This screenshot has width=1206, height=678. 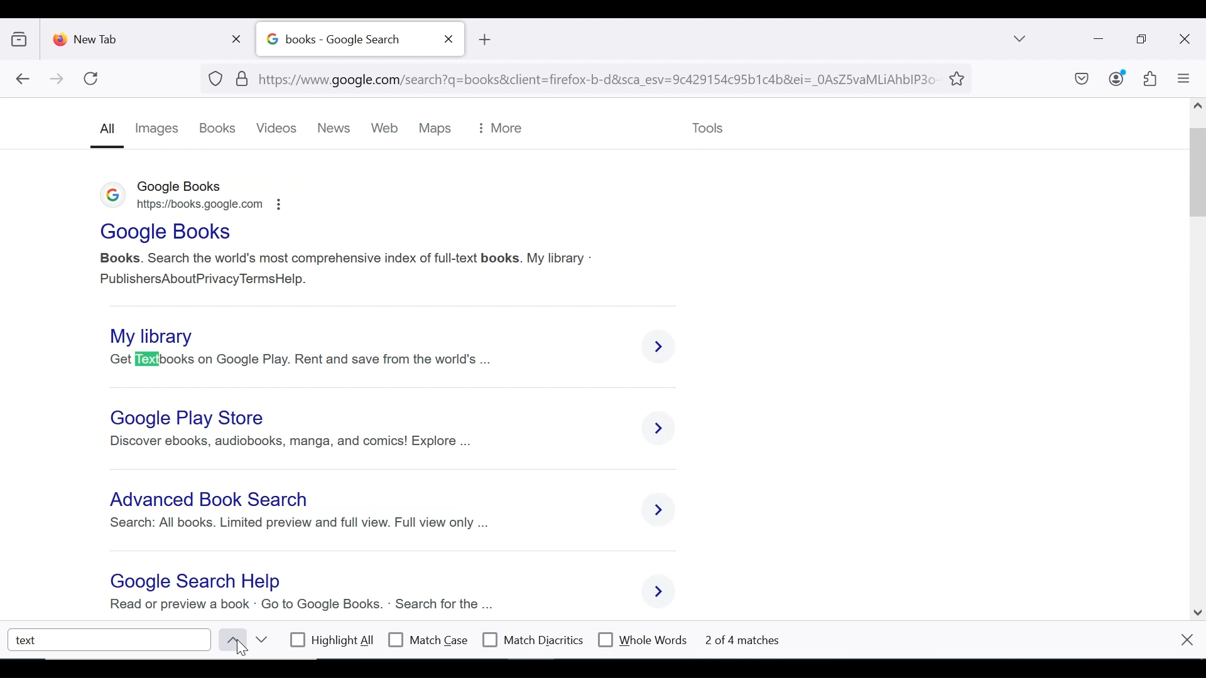 I want to click on web, so click(x=387, y=129).